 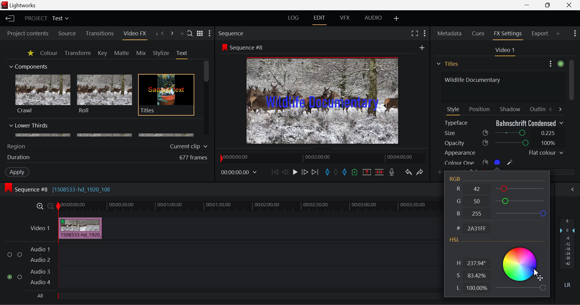 I want to click on Show Settings, so click(x=425, y=34).